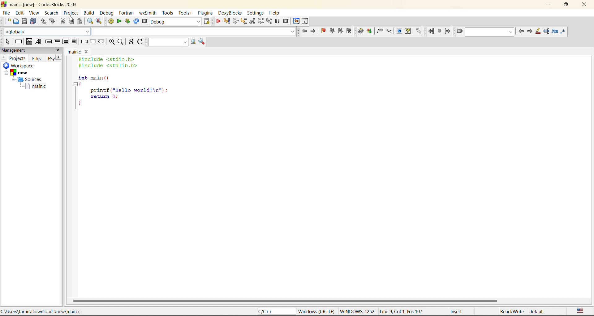 The height and width of the screenshot is (316, 594). I want to click on undo, so click(43, 21).